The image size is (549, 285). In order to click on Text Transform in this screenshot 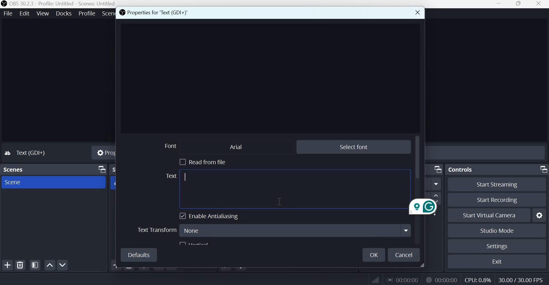, I will do `click(156, 230)`.